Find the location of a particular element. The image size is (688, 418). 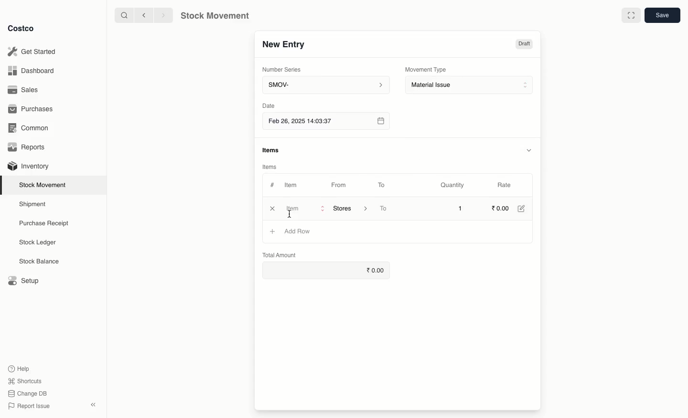

Stock Balance is located at coordinates (40, 261).